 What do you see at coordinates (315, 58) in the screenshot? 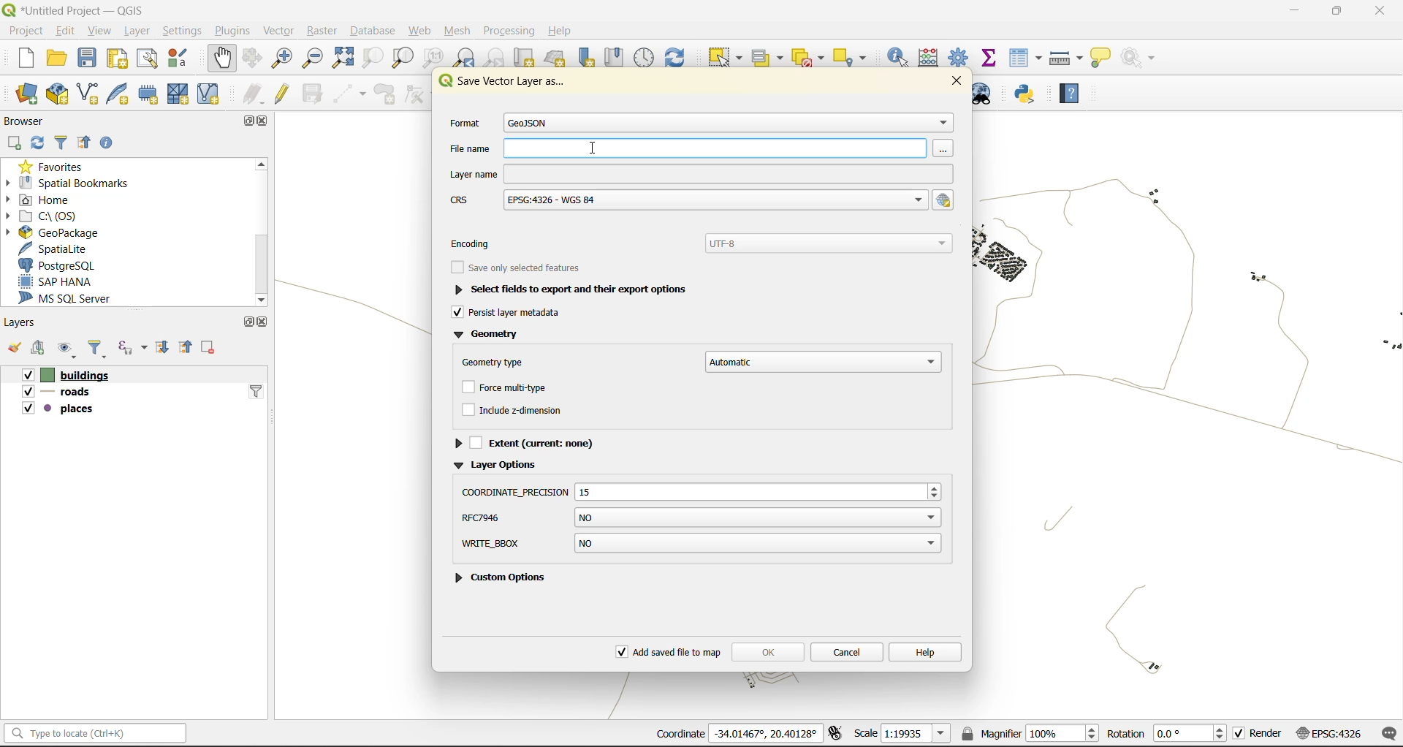
I see `zoom out` at bounding box center [315, 58].